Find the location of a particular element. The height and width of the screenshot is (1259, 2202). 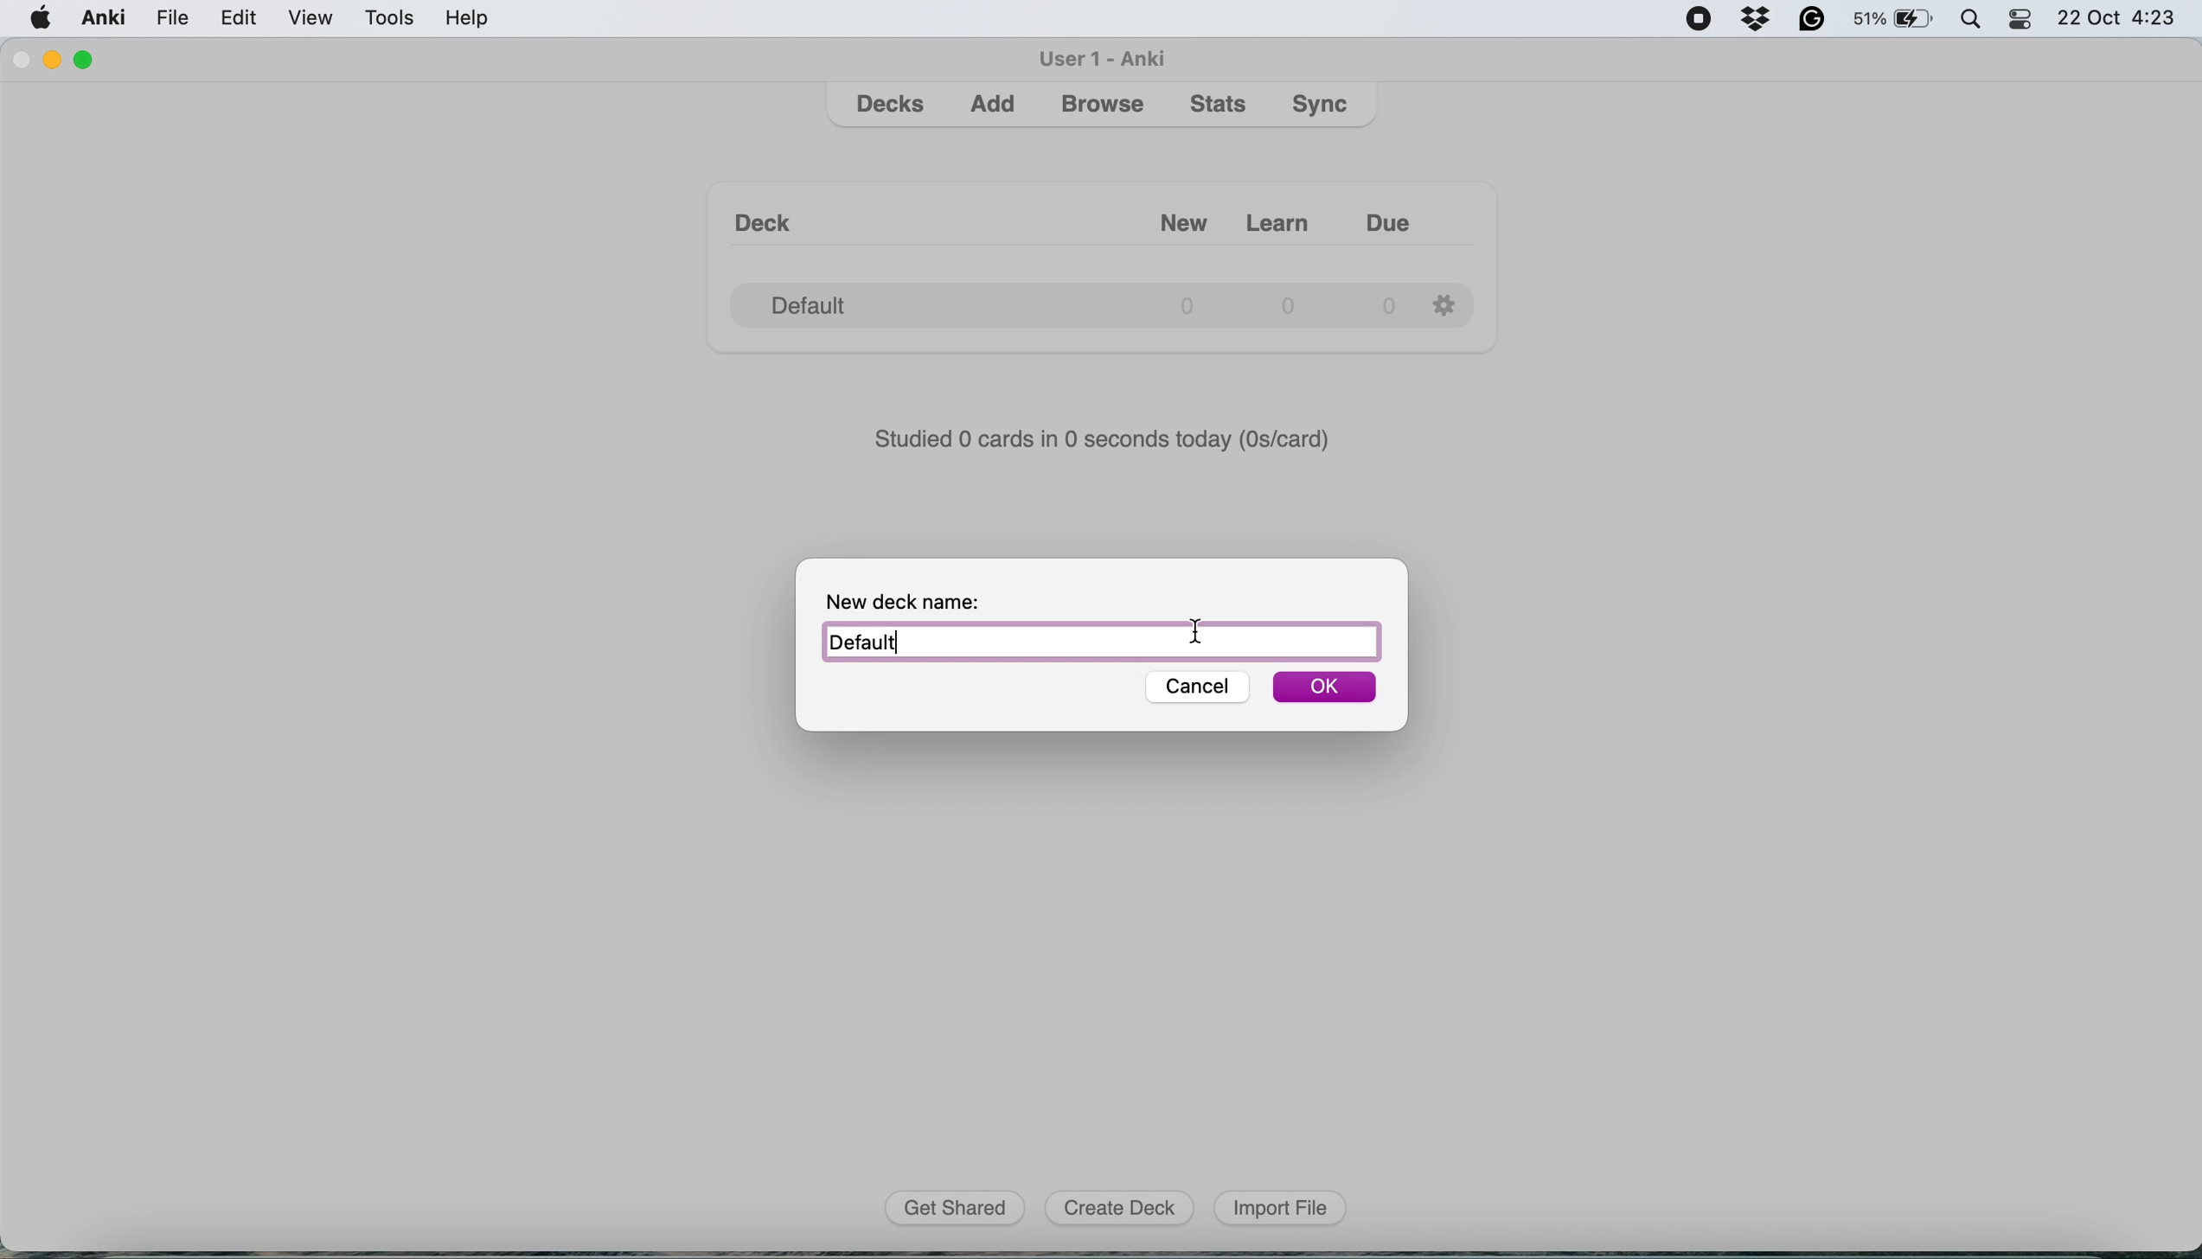

minimise is located at coordinates (59, 61).